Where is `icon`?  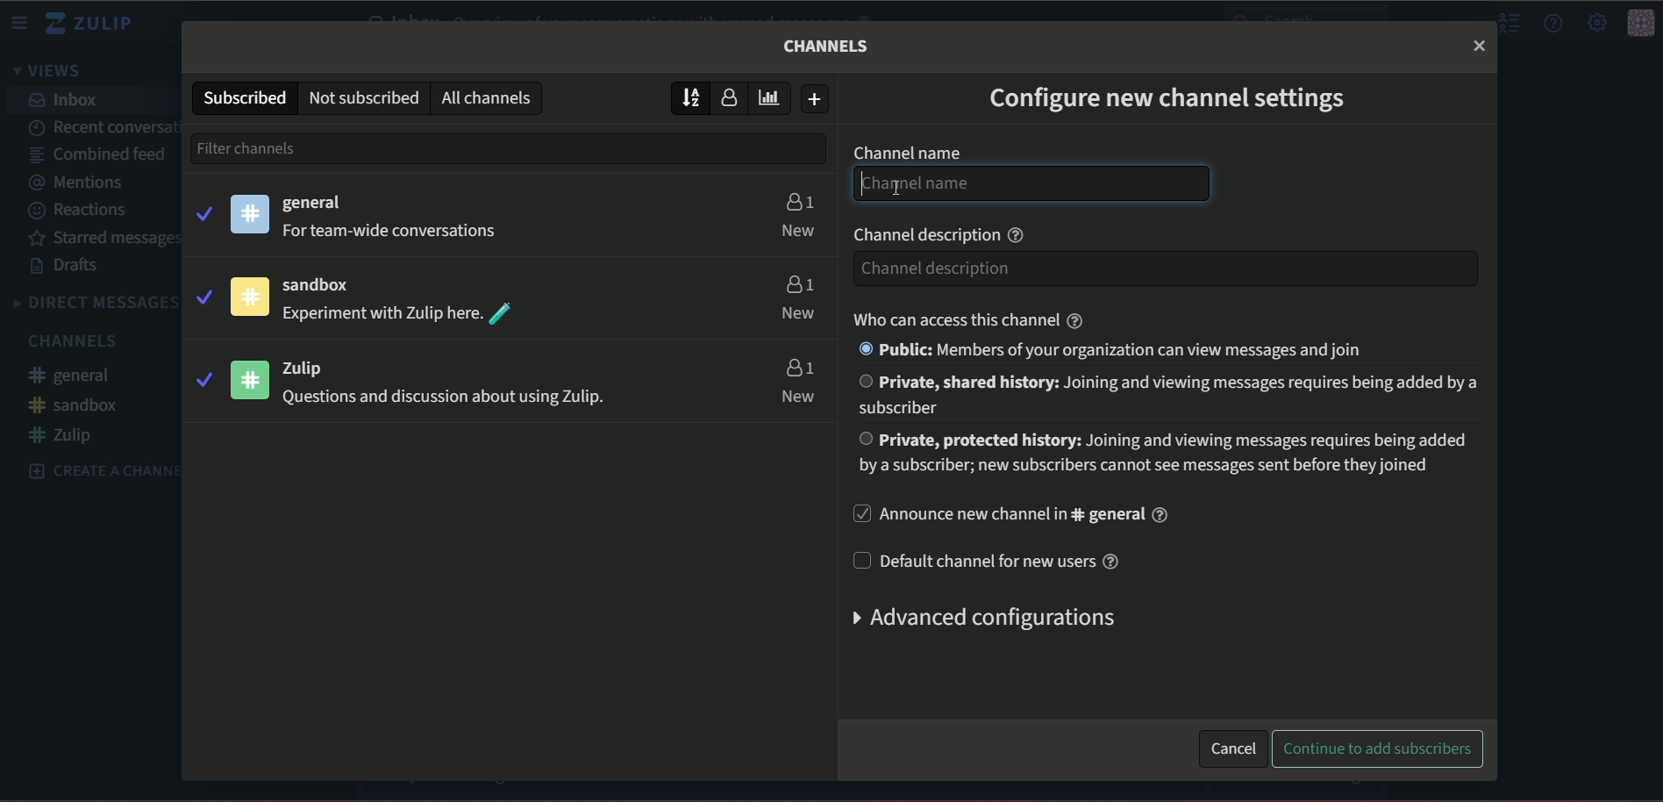
icon is located at coordinates (249, 297).